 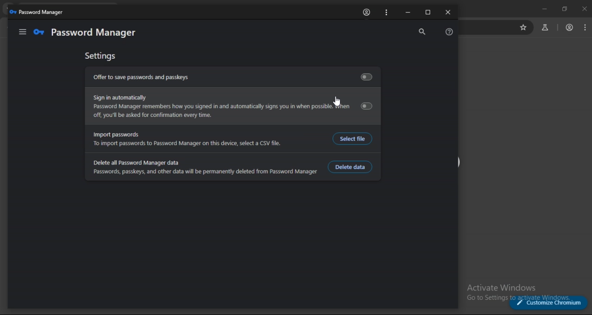 I want to click on help, so click(x=450, y=31).